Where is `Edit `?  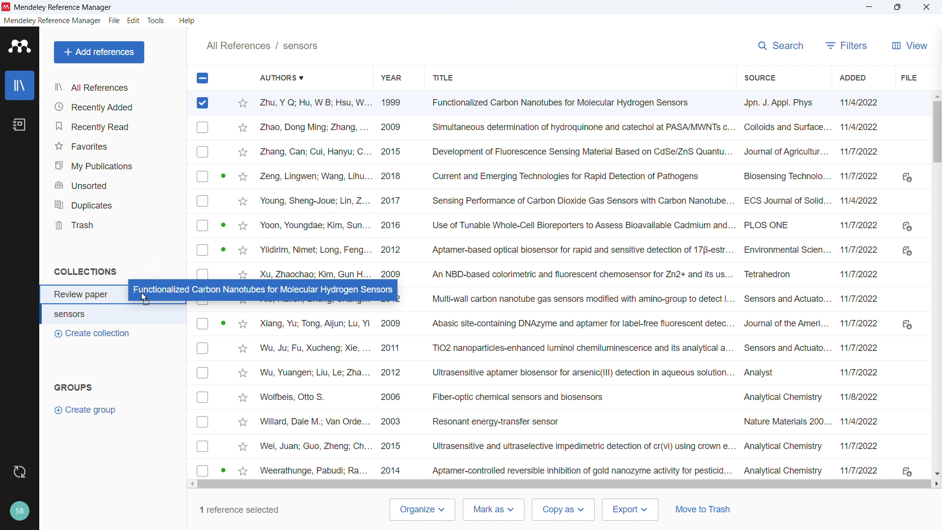 Edit  is located at coordinates (133, 22).